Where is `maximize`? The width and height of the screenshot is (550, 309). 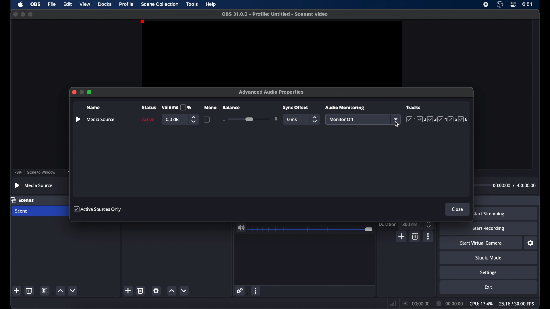
maximize is located at coordinates (89, 92).